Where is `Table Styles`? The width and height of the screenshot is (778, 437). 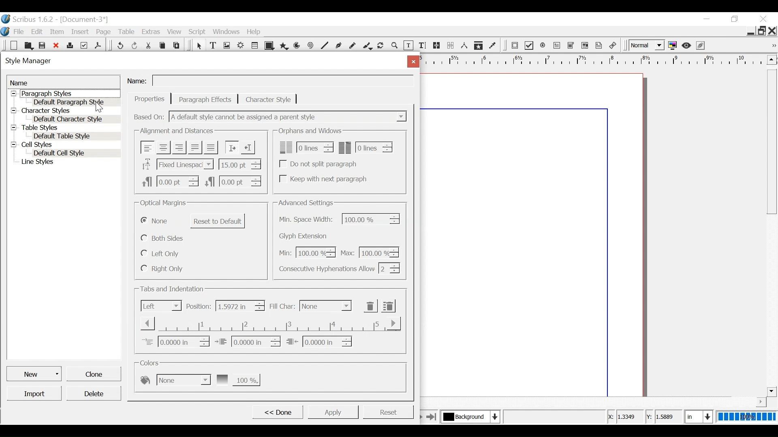 Table Styles is located at coordinates (64, 128).